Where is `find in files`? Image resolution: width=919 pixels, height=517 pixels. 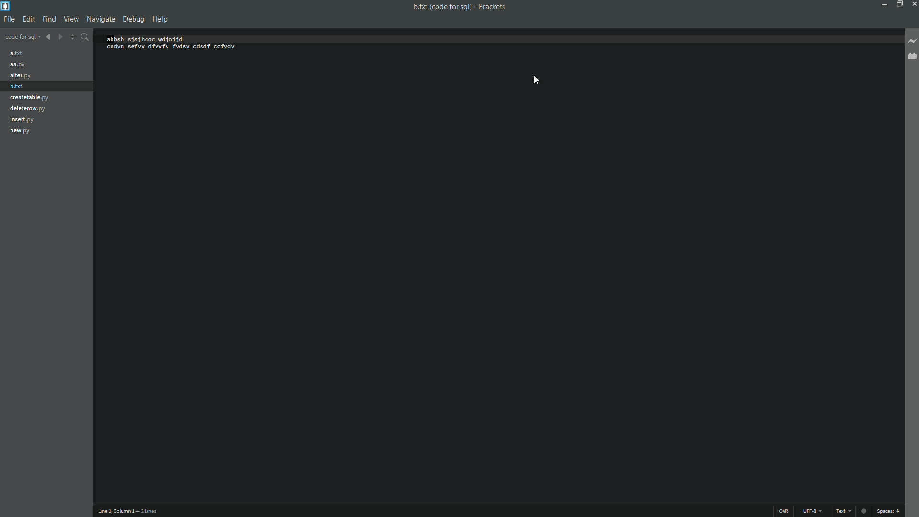
find in files is located at coordinates (85, 38).